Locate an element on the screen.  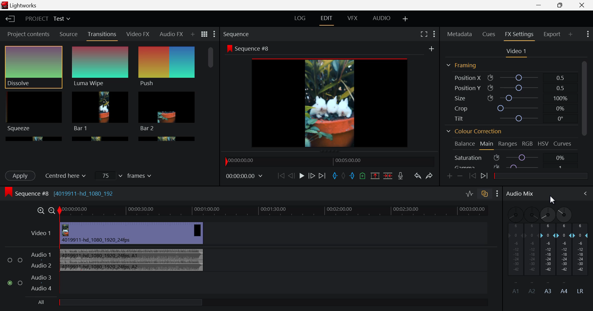
Size is located at coordinates (510, 97).